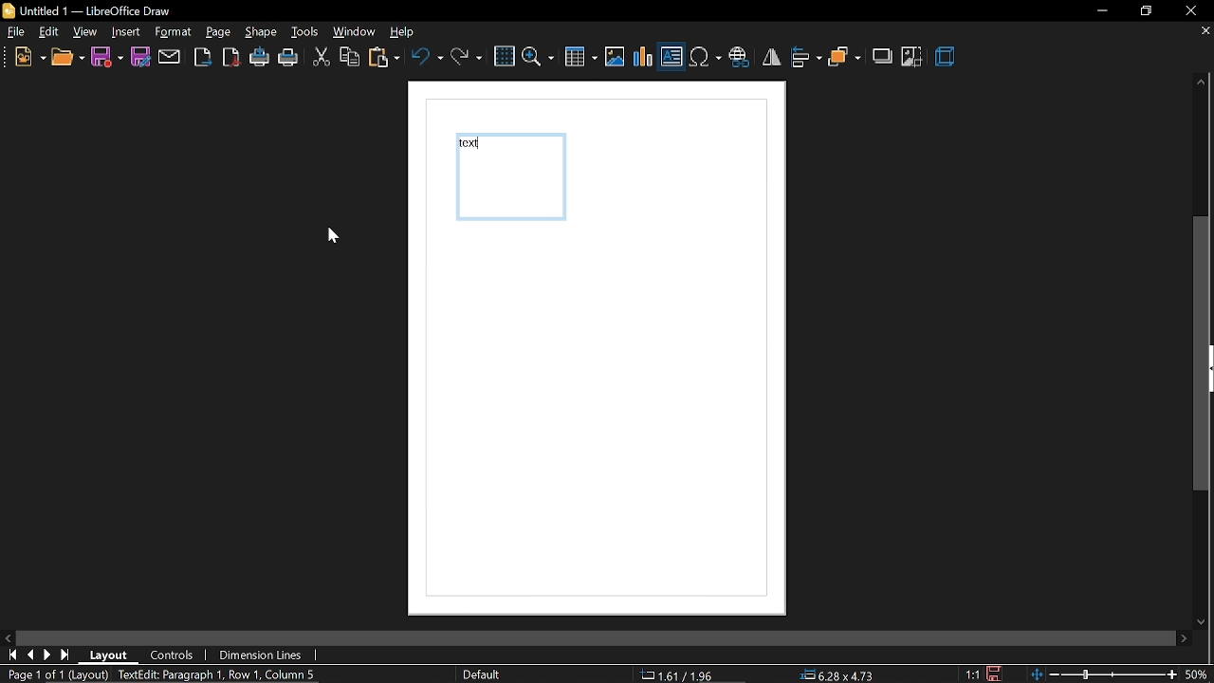 The image size is (1214, 683). Describe the element at coordinates (67, 60) in the screenshot. I see `open` at that location.